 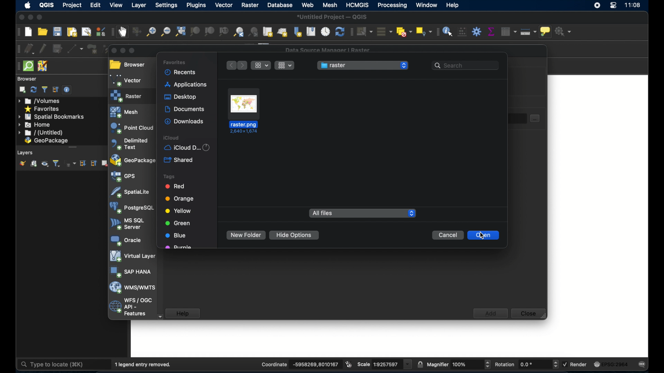 I want to click on project, so click(x=72, y=5).